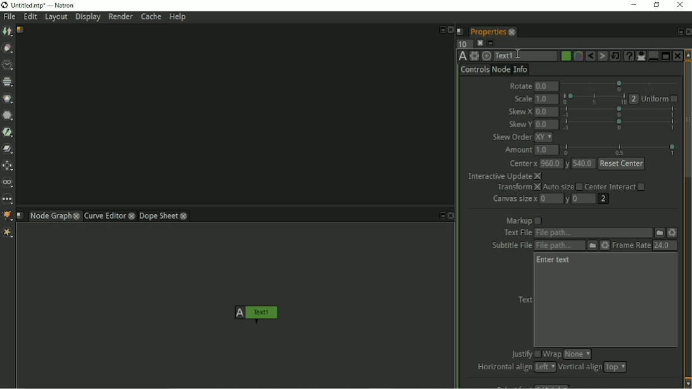 Image resolution: width=692 pixels, height=389 pixels. Describe the element at coordinates (31, 18) in the screenshot. I see `Edit` at that location.